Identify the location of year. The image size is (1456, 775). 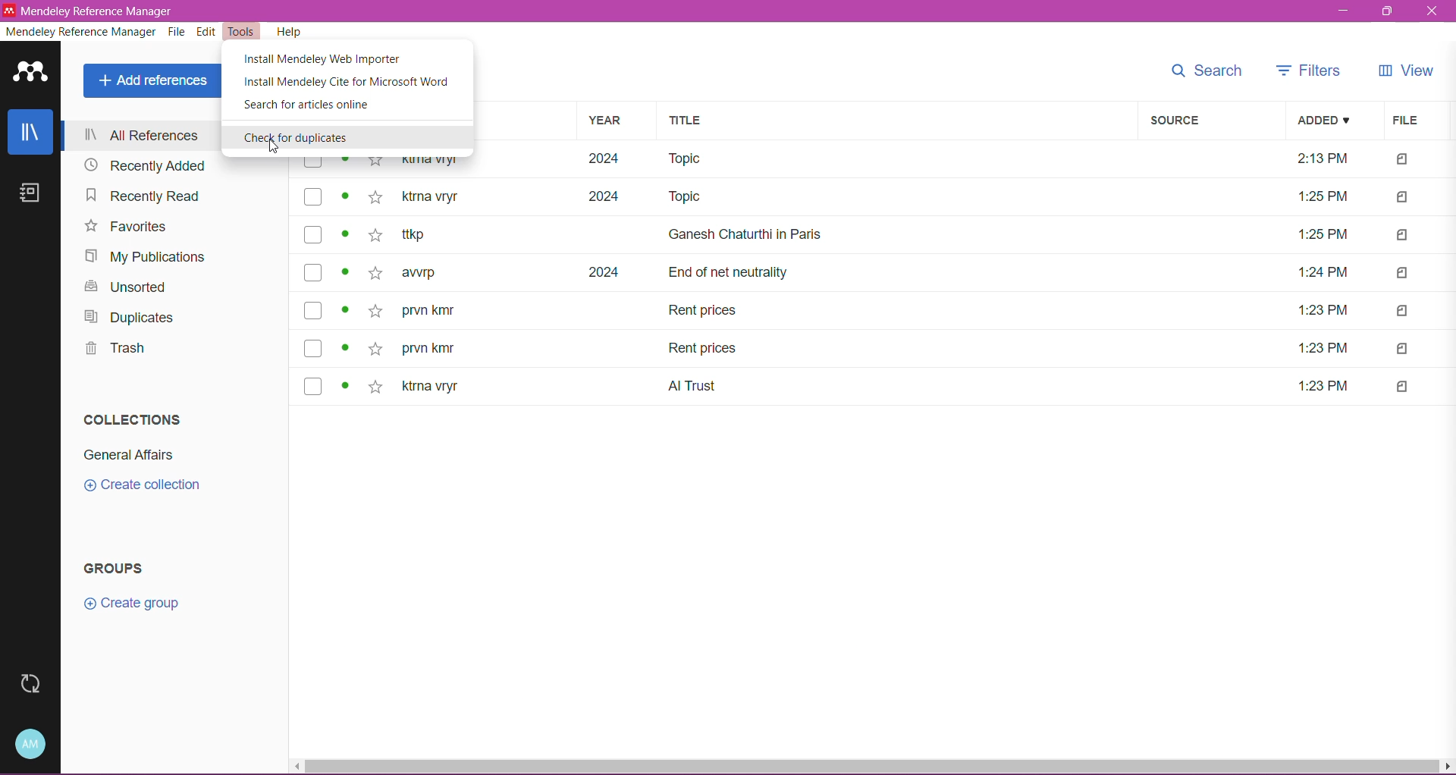
(607, 158).